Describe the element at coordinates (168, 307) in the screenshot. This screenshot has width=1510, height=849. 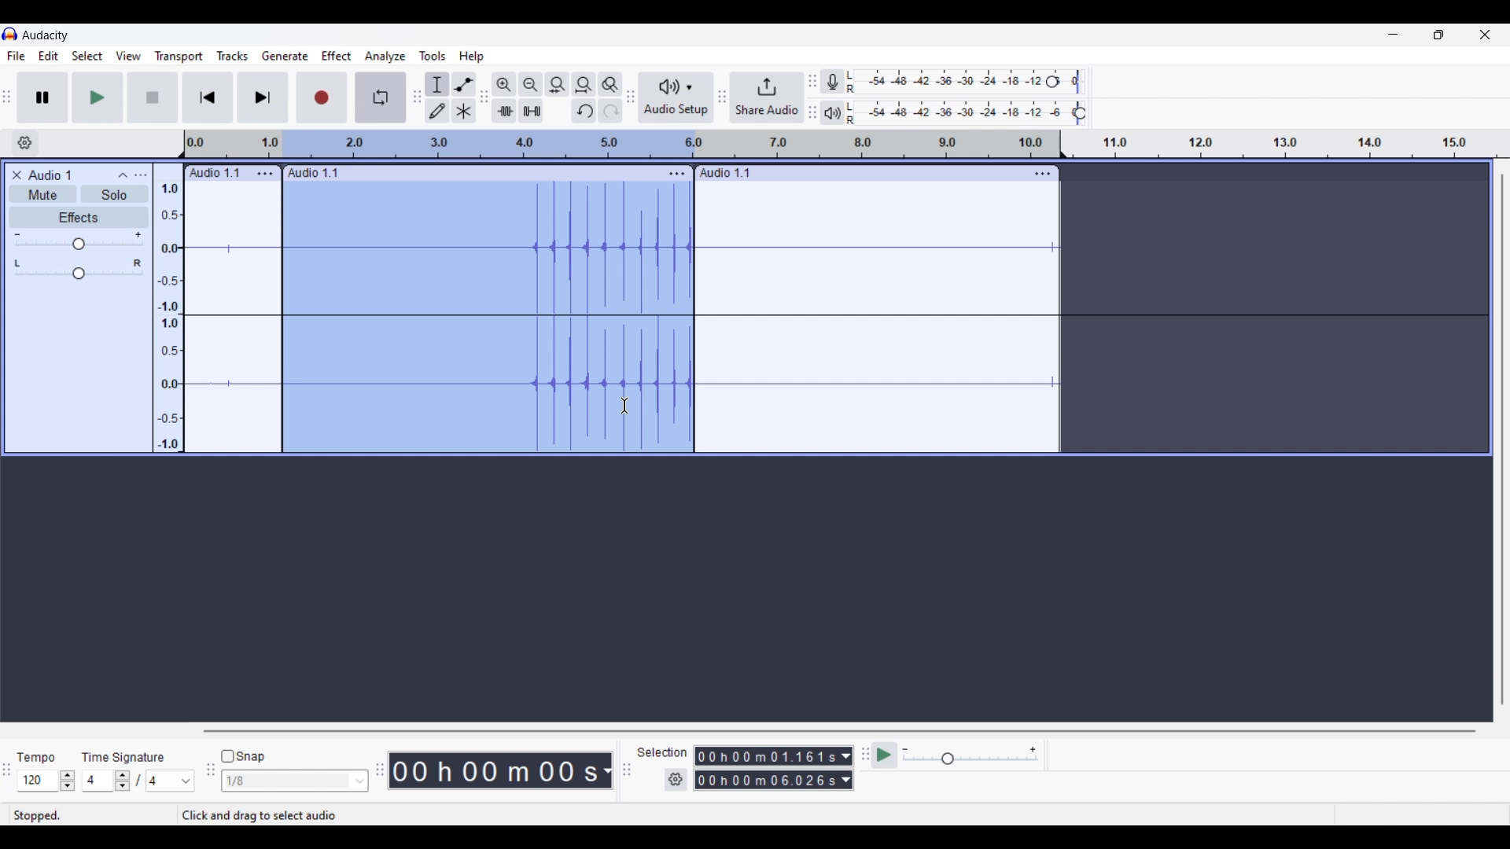
I see `Scale to measure audio pitch` at that location.